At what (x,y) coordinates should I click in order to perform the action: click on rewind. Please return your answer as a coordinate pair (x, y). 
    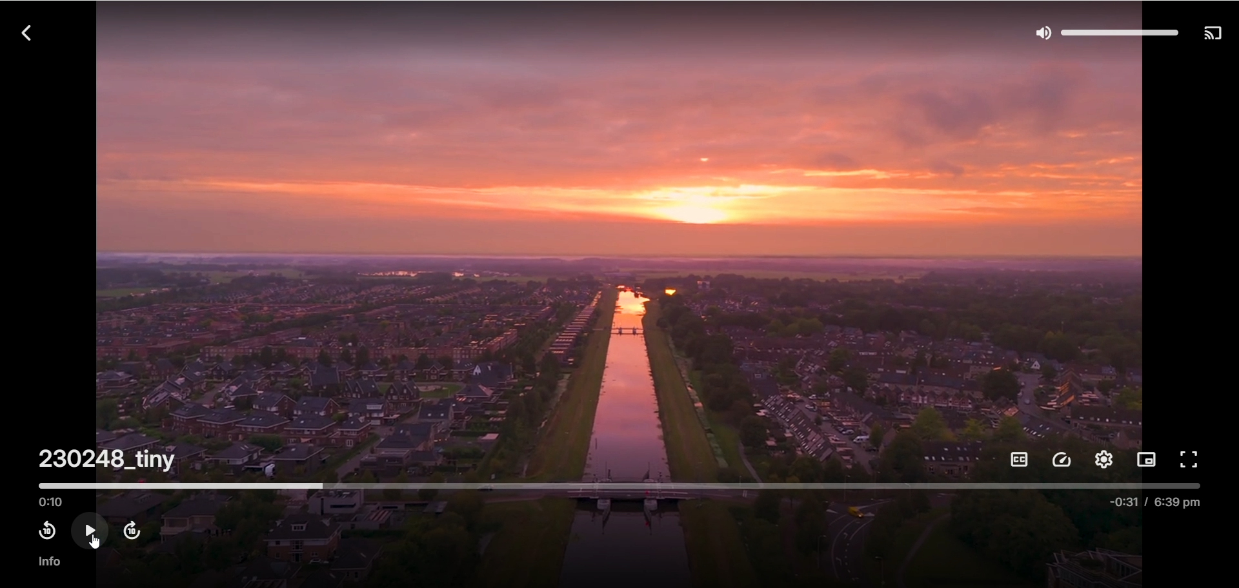
    Looking at the image, I should click on (45, 531).